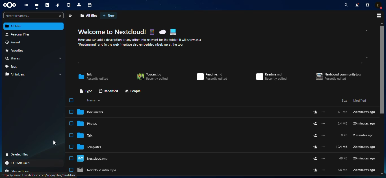 The image size is (386, 178). I want to click on Files, so click(36, 6).